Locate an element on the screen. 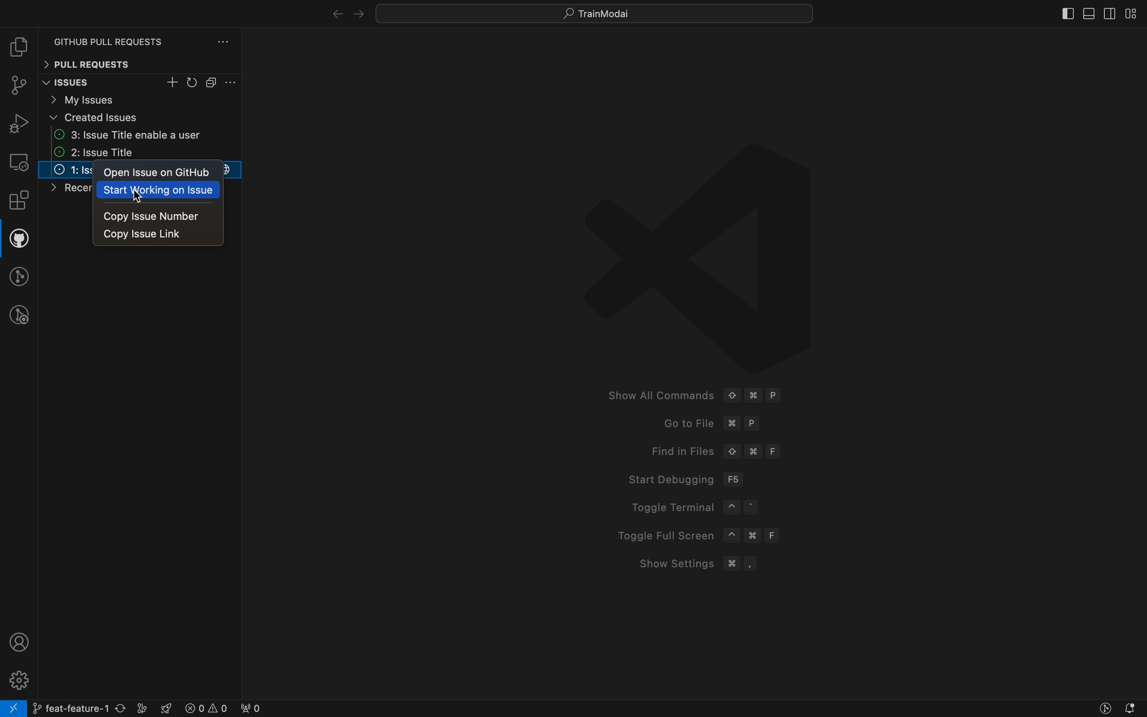 The height and width of the screenshot is (717, 1147). notificatons is located at coordinates (1134, 708).